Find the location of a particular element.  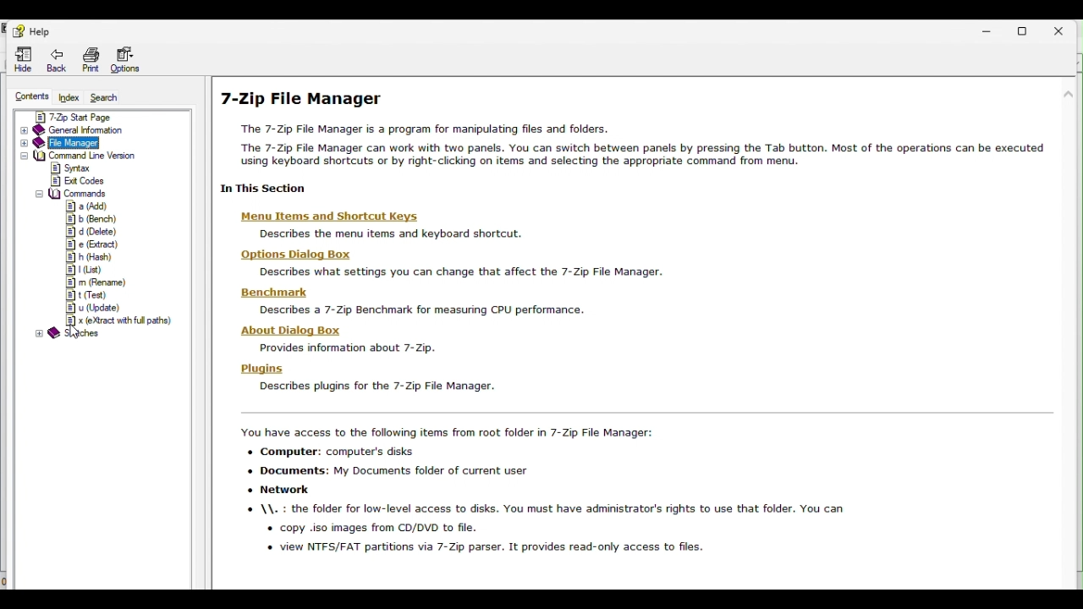

a (Add) is located at coordinates (92, 205).